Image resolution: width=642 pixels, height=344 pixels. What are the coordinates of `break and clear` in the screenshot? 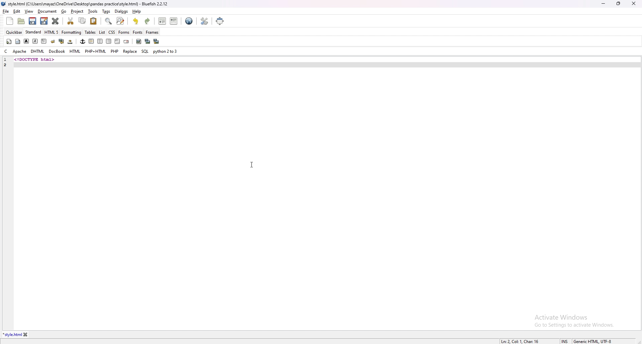 It's located at (61, 41).